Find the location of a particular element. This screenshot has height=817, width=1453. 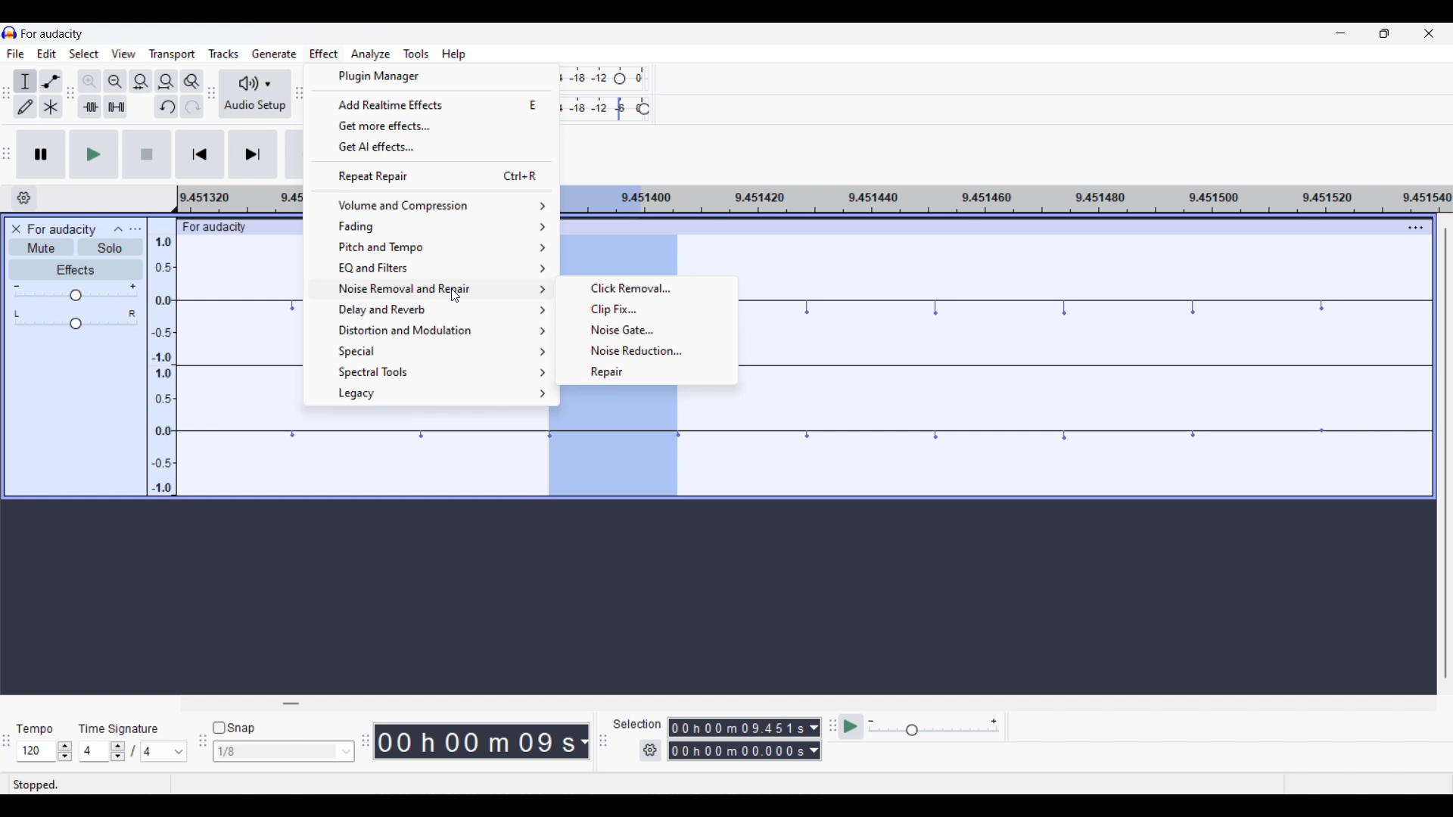

Mute is located at coordinates (42, 247).